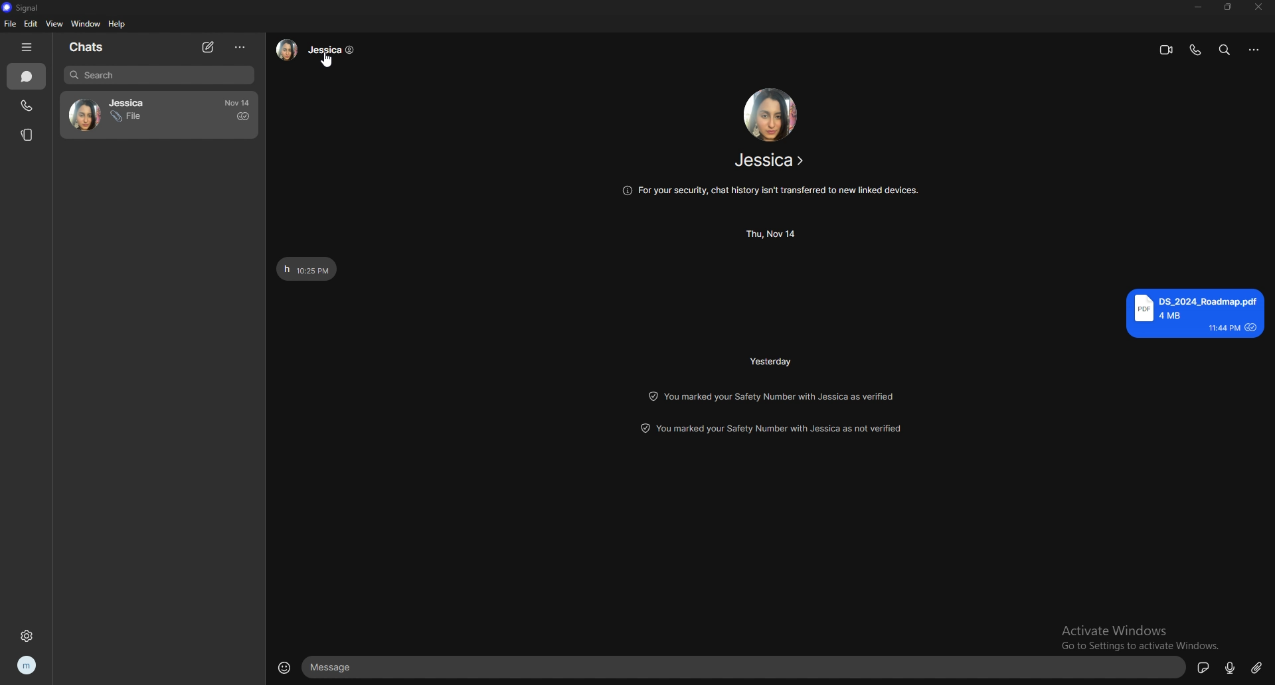  Describe the element at coordinates (1261, 7) in the screenshot. I see `close` at that location.